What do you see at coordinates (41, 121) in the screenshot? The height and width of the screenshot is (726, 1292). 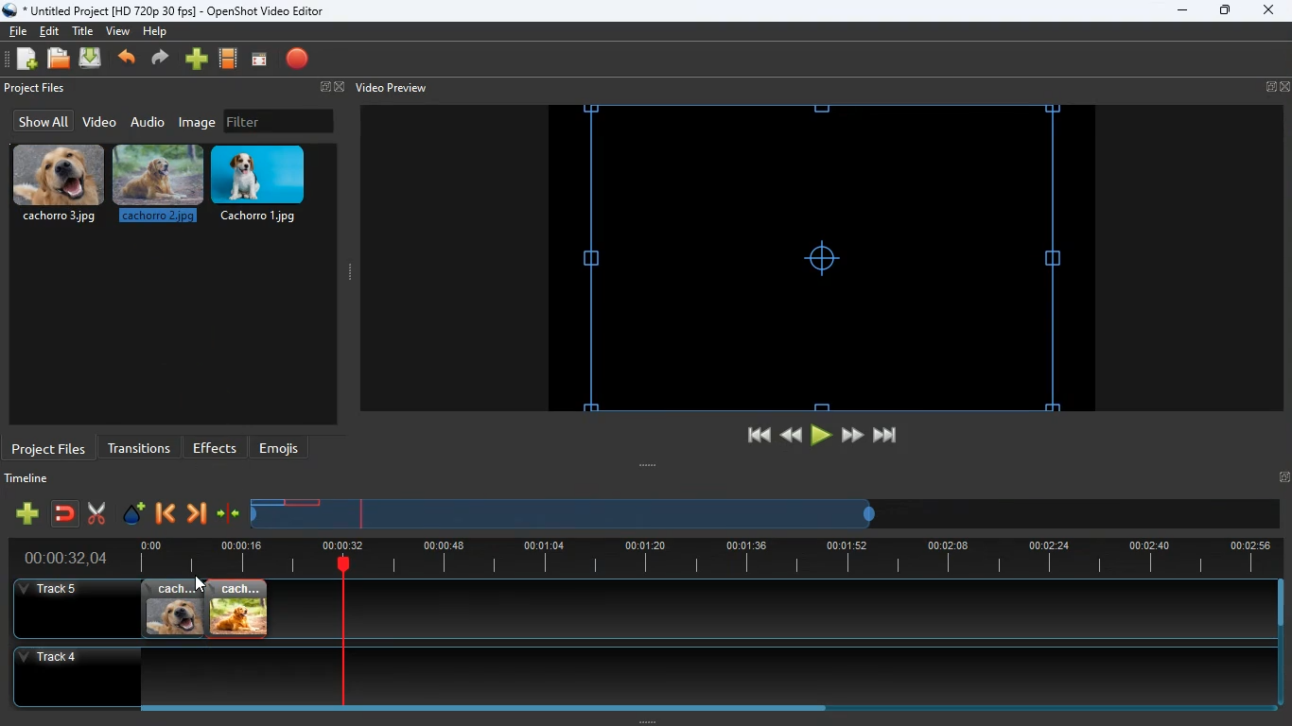 I see `show all` at bounding box center [41, 121].